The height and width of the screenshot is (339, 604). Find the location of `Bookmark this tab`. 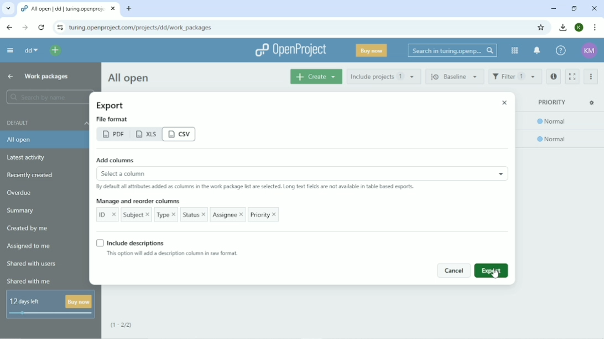

Bookmark this tab is located at coordinates (543, 27).